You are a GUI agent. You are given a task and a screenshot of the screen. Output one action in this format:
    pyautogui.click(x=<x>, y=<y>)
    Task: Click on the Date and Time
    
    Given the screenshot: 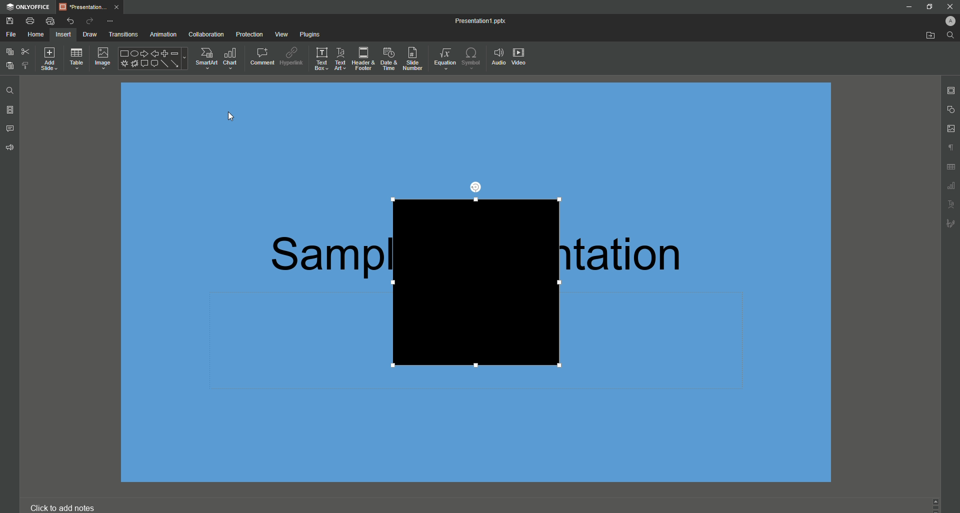 What is the action you would take?
    pyautogui.click(x=386, y=57)
    